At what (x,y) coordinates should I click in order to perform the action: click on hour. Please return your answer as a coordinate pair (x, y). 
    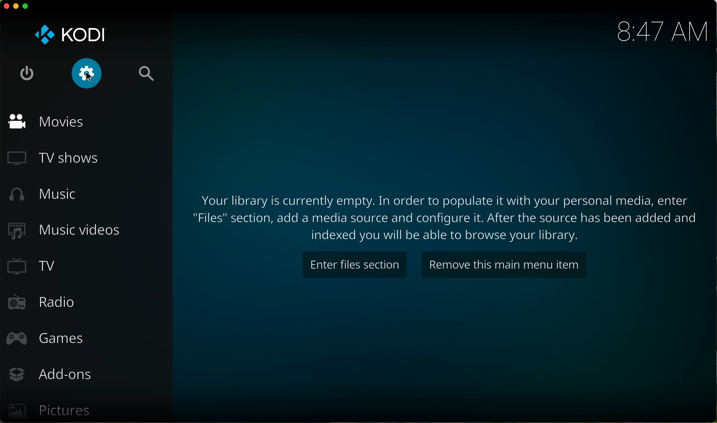
    Looking at the image, I should click on (660, 32).